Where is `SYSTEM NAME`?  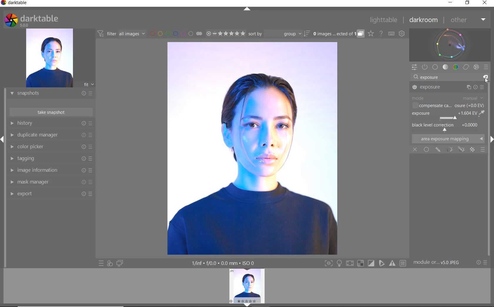
SYSTEM NAME is located at coordinates (15, 4).